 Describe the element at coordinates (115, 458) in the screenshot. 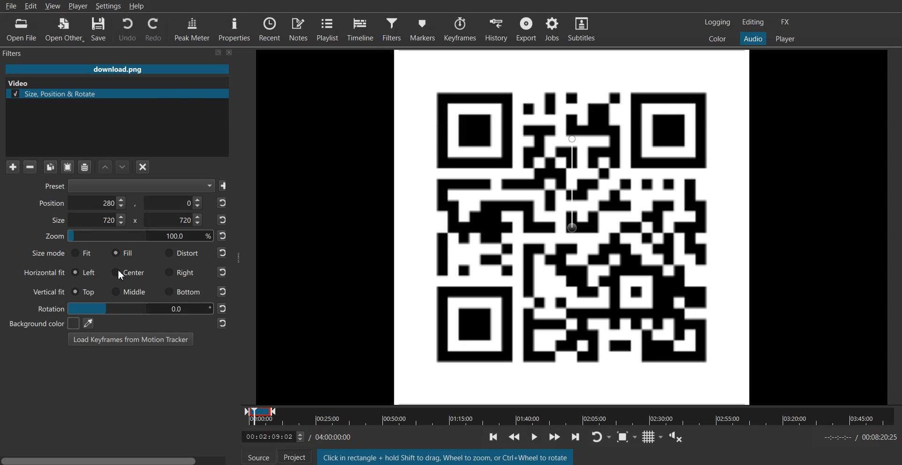

I see `Horizontal Scroll bar` at that location.